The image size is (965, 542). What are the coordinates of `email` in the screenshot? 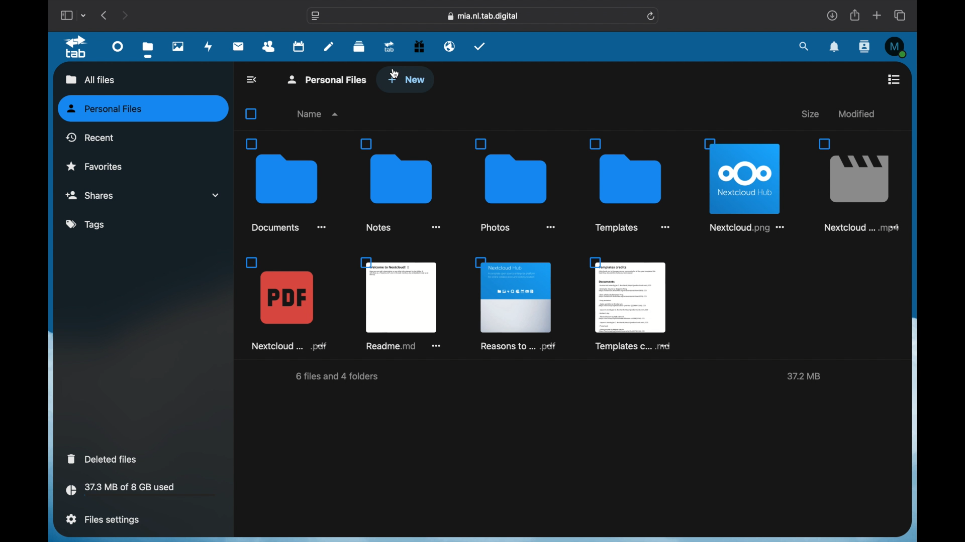 It's located at (450, 47).